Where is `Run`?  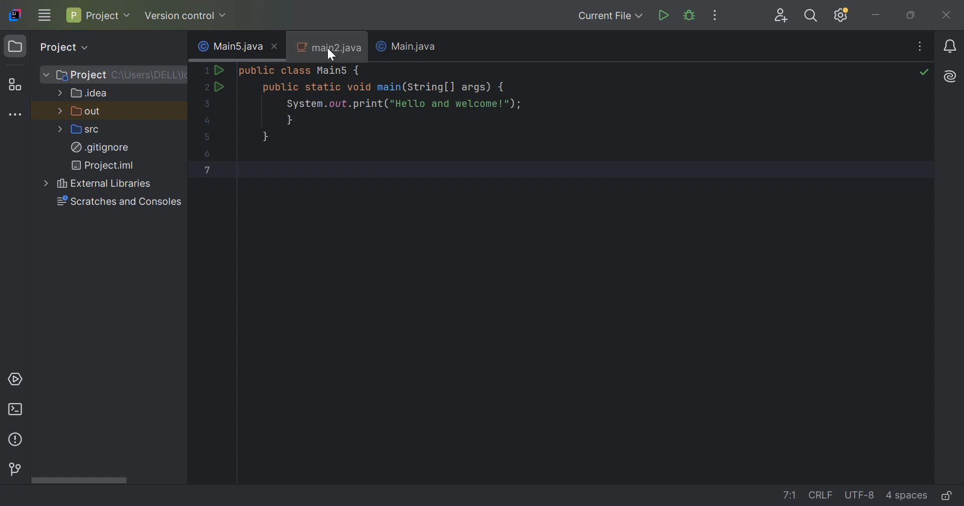 Run is located at coordinates (222, 70).